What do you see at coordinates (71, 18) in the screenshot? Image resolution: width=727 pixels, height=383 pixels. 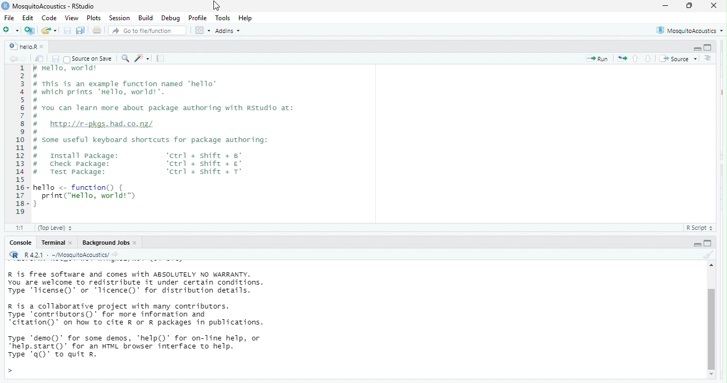 I see `View` at bounding box center [71, 18].